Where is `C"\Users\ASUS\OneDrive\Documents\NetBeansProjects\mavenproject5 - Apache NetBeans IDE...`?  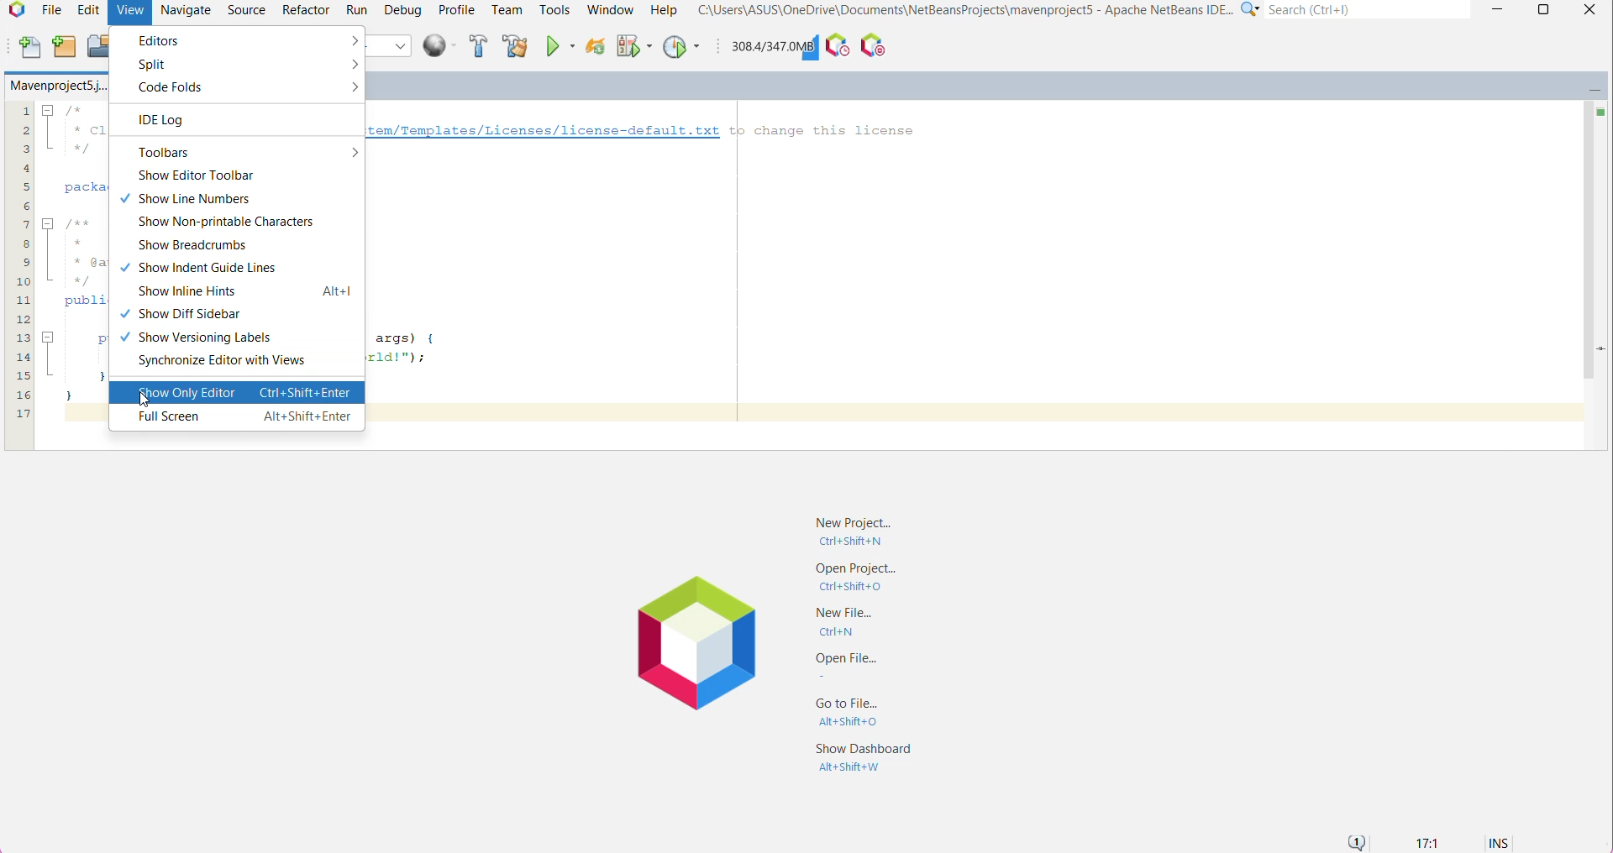
C"\Users\ASUS\OneDrive\Documents\NetBeansProjects\mavenproject5 - Apache NetBeans IDE... is located at coordinates (960, 11).